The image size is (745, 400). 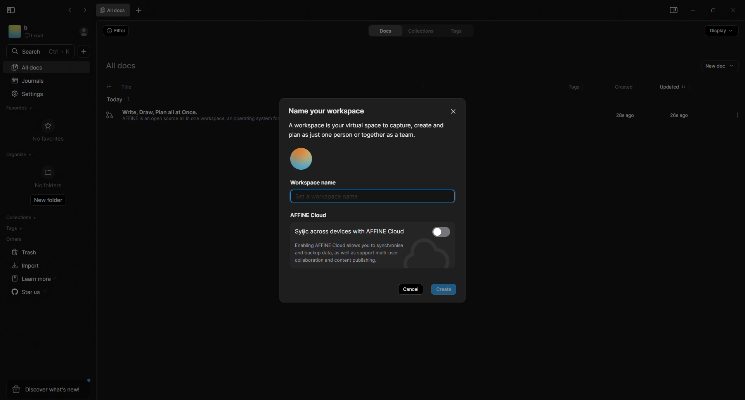 I want to click on close, so click(x=733, y=10).